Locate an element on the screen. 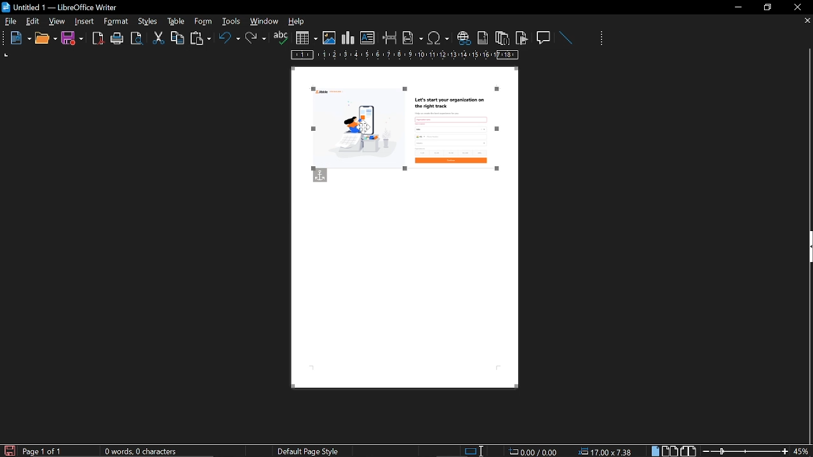 The width and height of the screenshot is (813, 457). current zoom is located at coordinates (802, 451).